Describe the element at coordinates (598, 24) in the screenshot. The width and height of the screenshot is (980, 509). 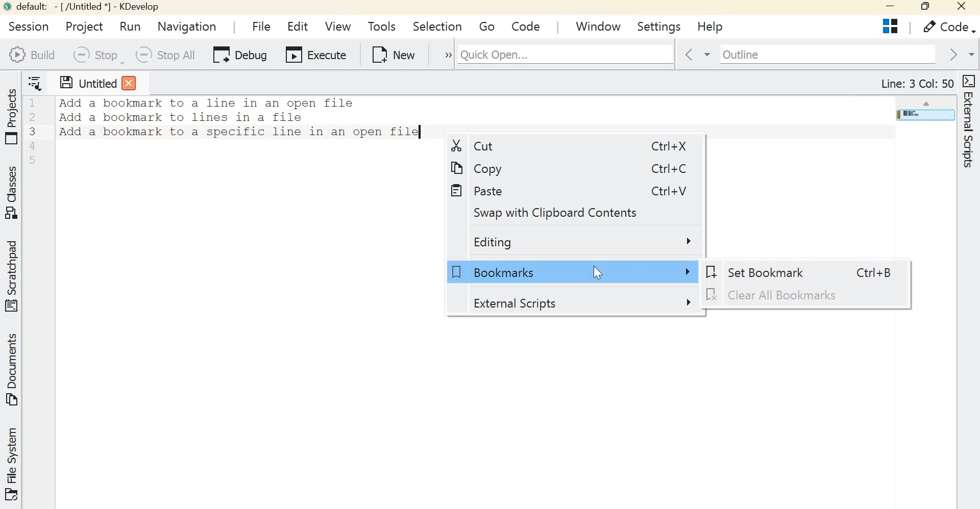
I see `window` at that location.